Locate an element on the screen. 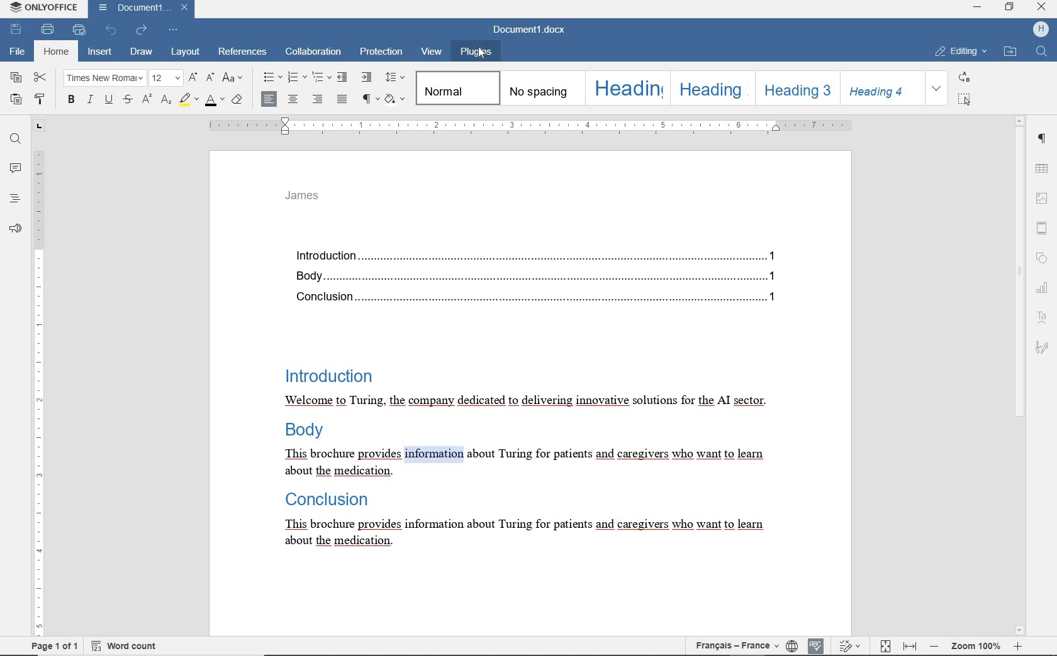  DECREASE INDENT is located at coordinates (344, 77).